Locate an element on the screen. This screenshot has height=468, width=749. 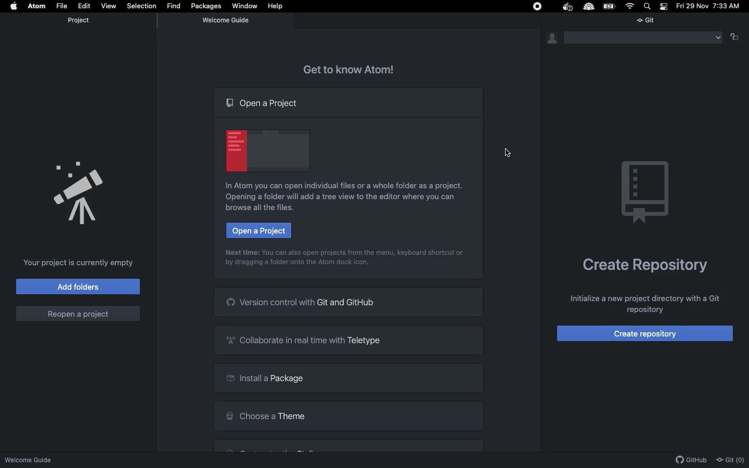
cursor is located at coordinates (508, 152).